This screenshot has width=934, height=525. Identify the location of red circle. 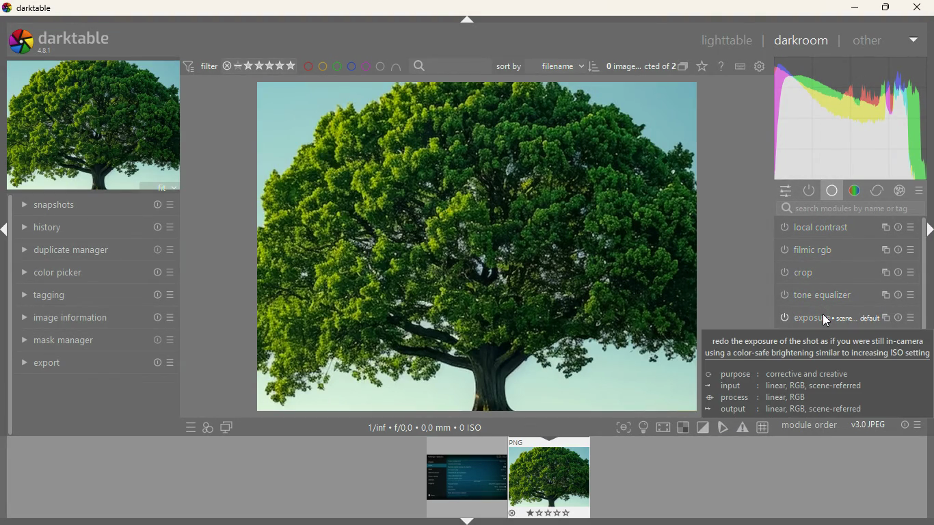
(308, 67).